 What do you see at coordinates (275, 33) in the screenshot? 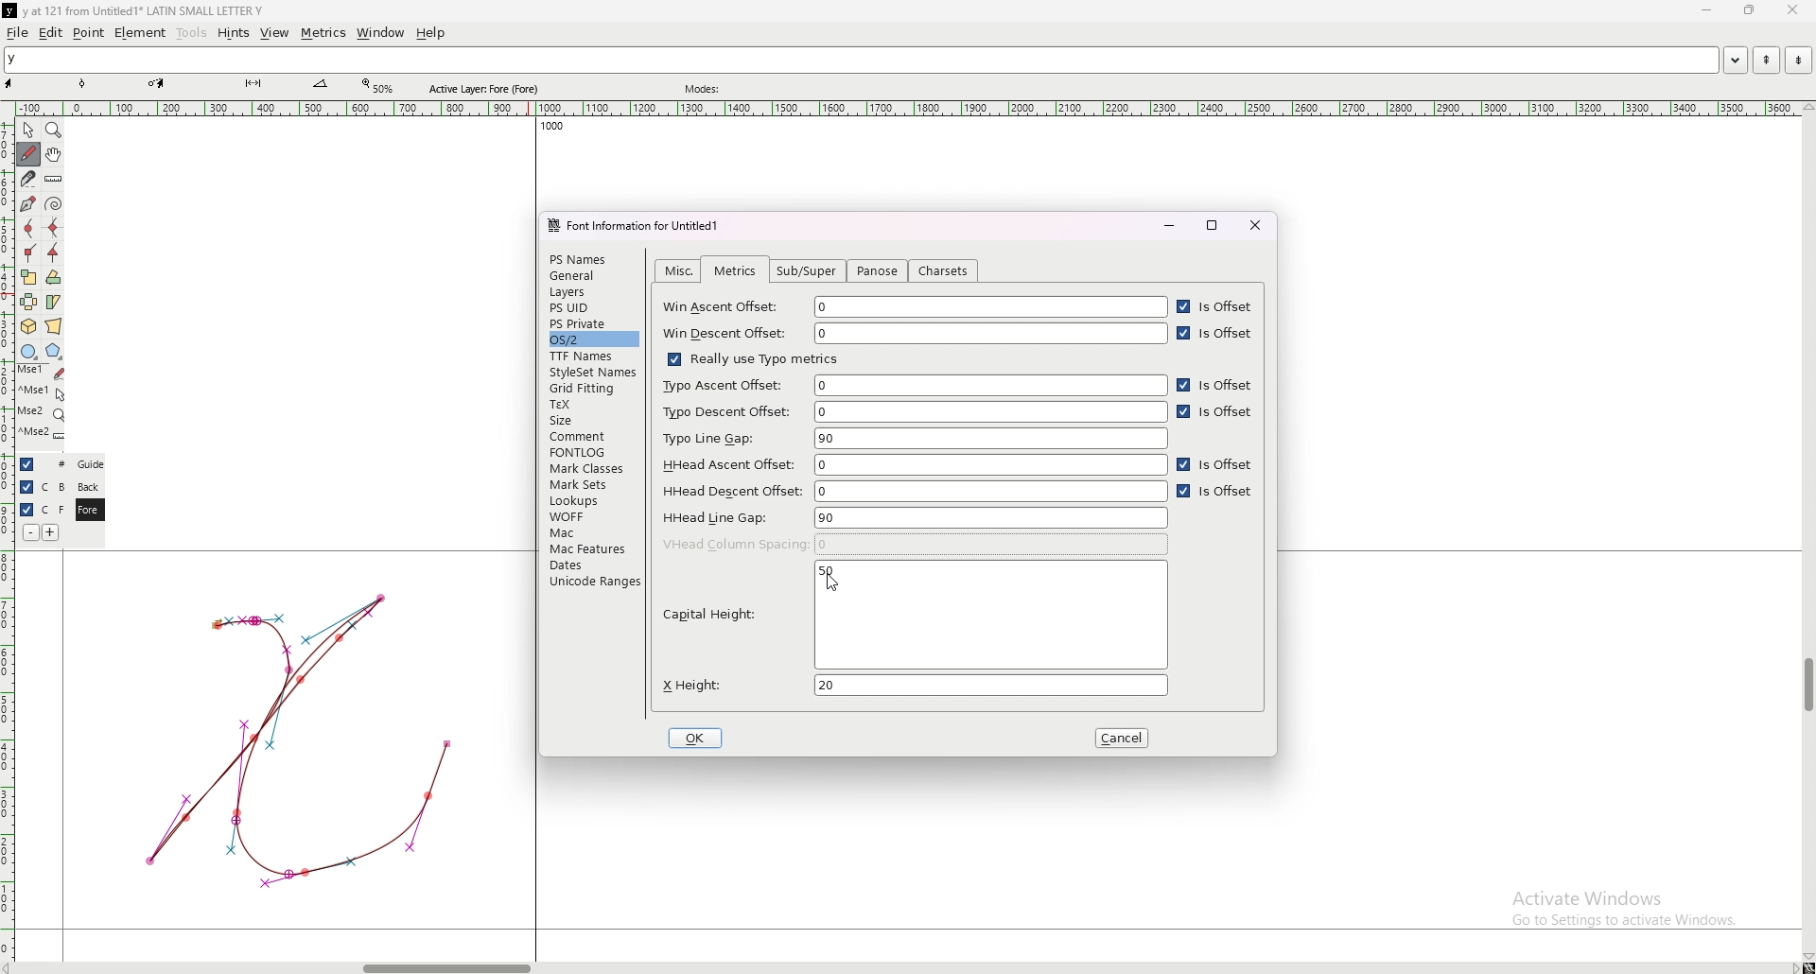
I see `view` at bounding box center [275, 33].